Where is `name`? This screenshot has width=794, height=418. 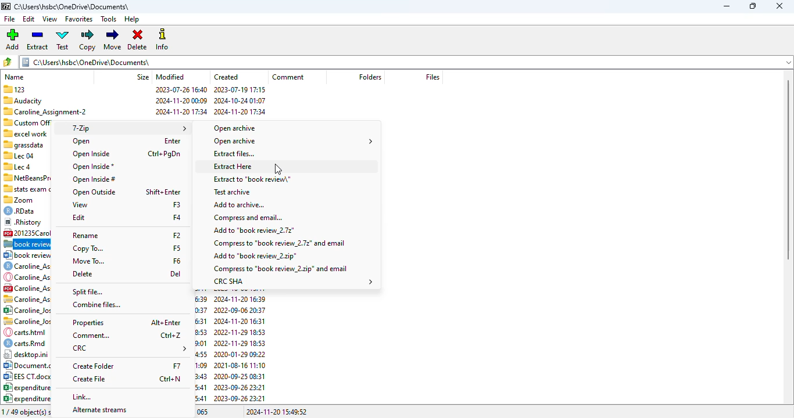 name is located at coordinates (15, 75).